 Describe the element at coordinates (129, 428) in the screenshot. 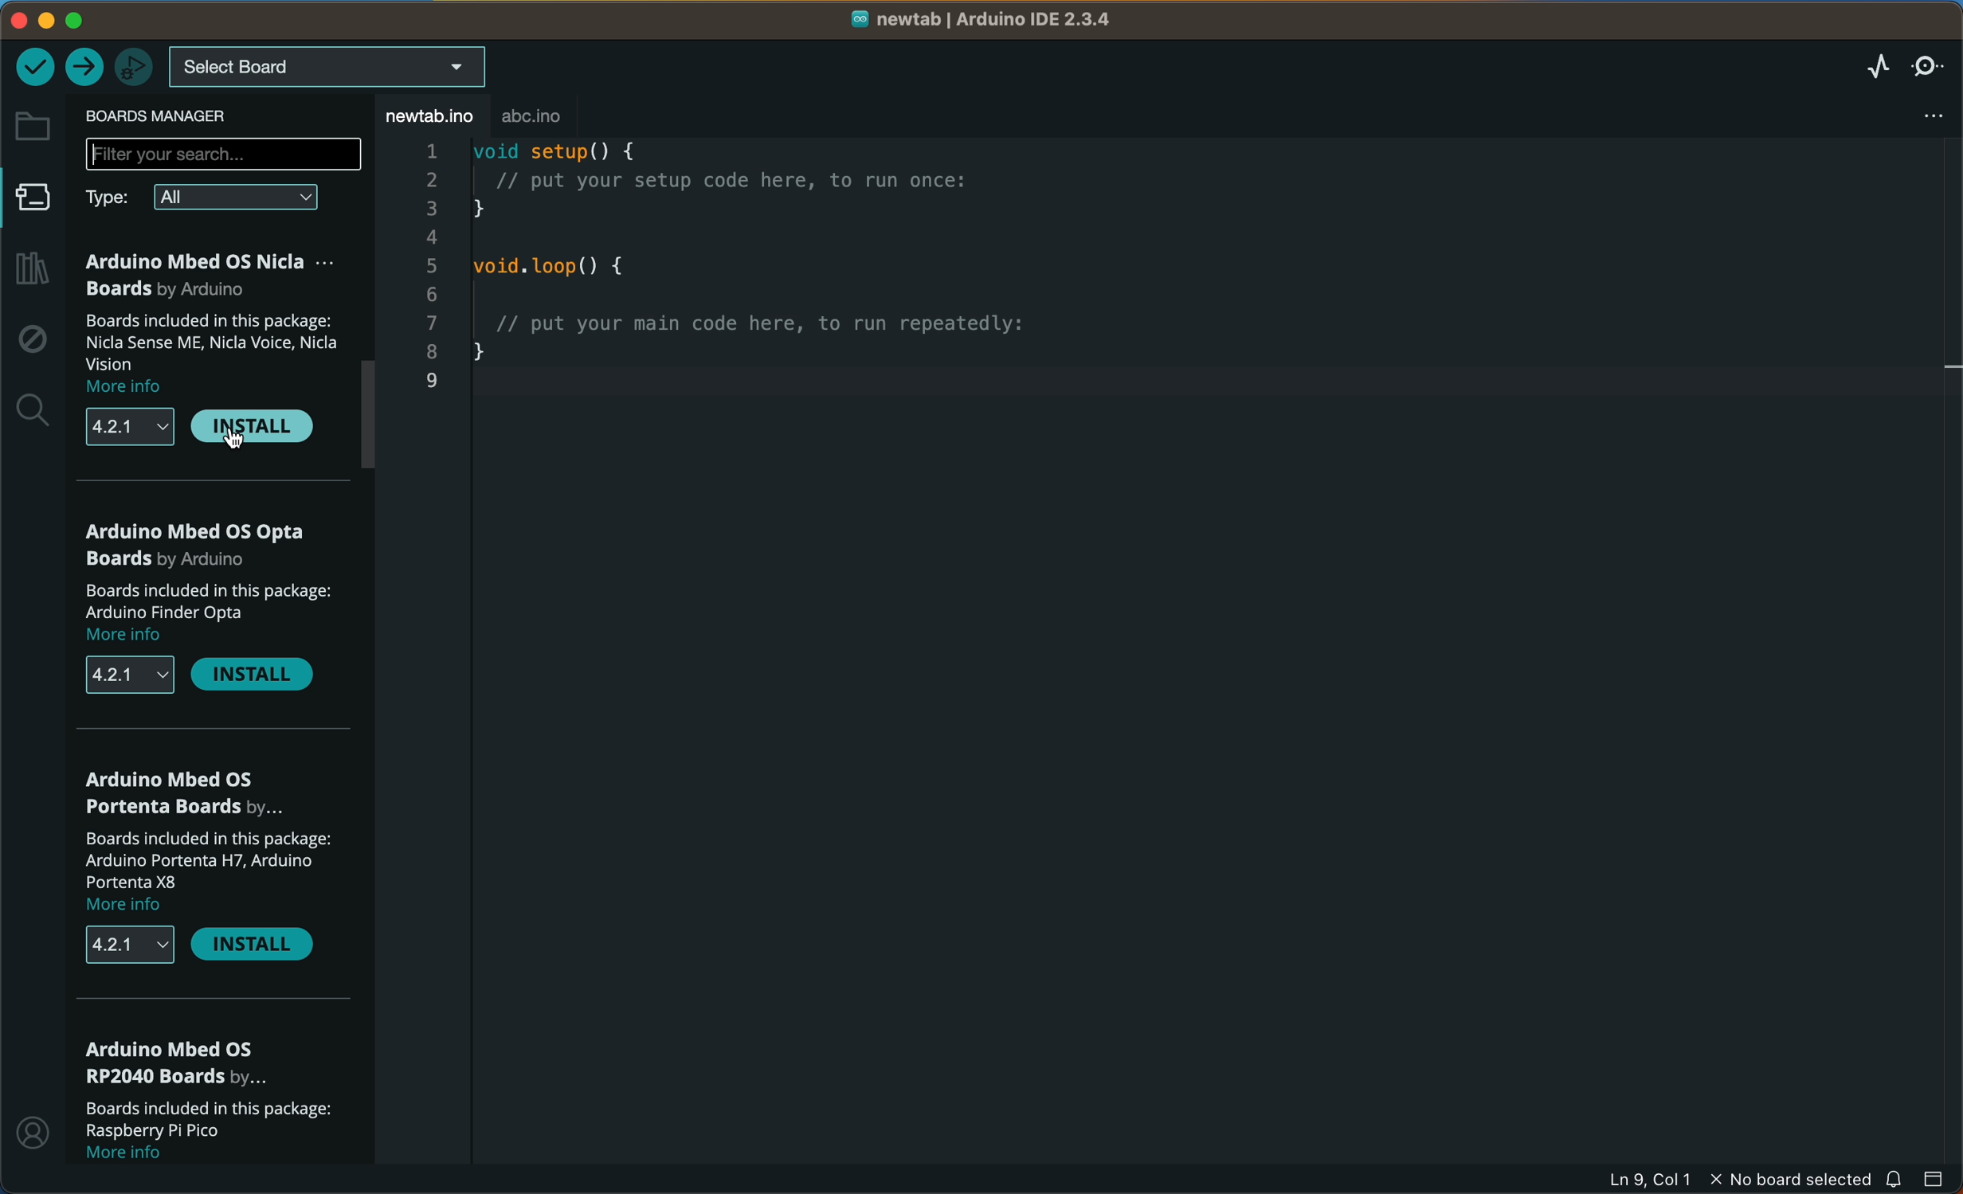

I see `versions` at that location.